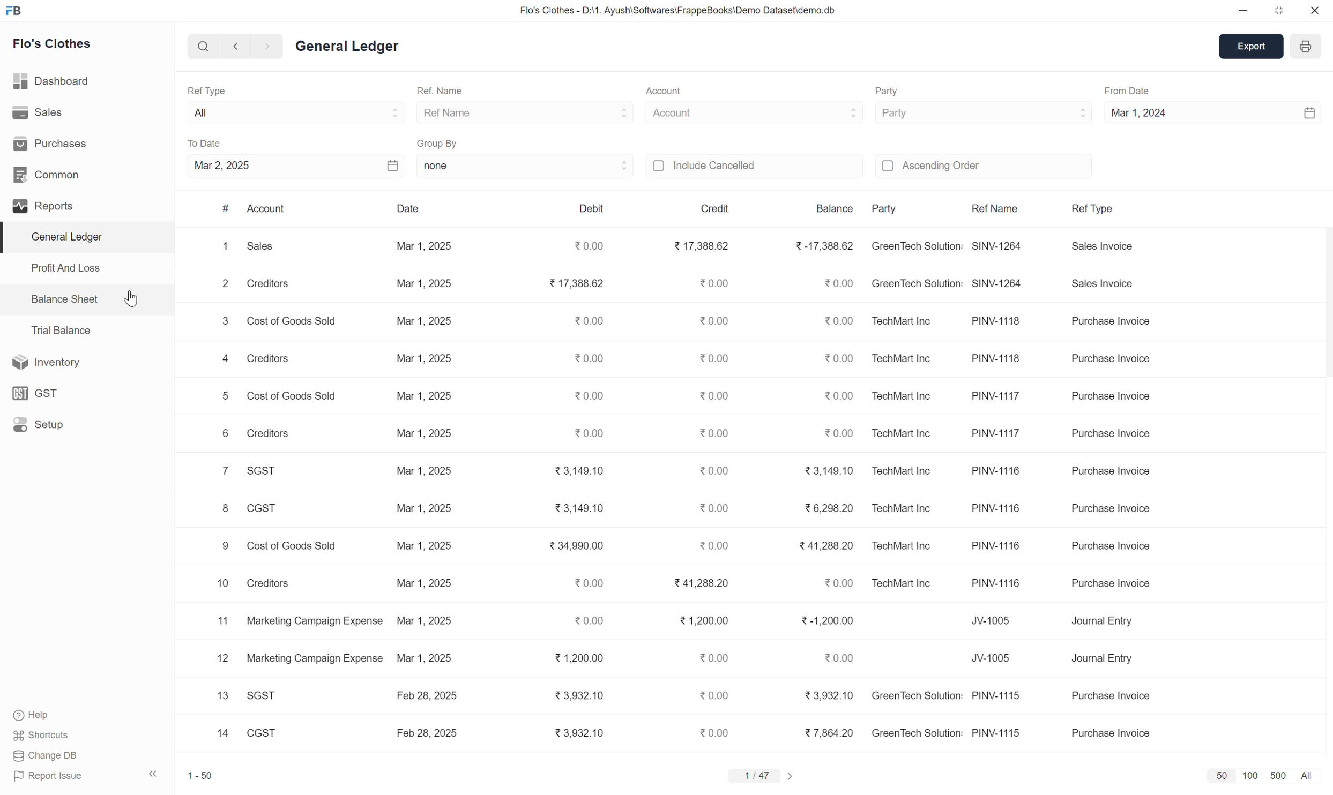 This screenshot has height=795, width=1333. What do you see at coordinates (220, 733) in the screenshot?
I see `14` at bounding box center [220, 733].